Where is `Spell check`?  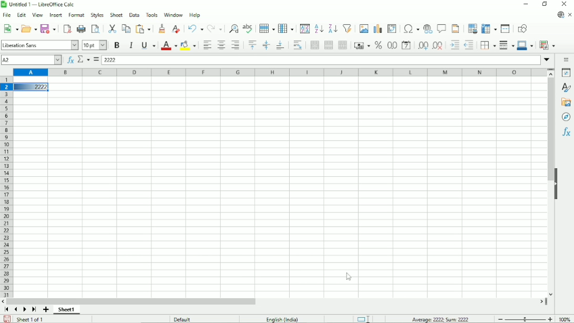 Spell check is located at coordinates (249, 28).